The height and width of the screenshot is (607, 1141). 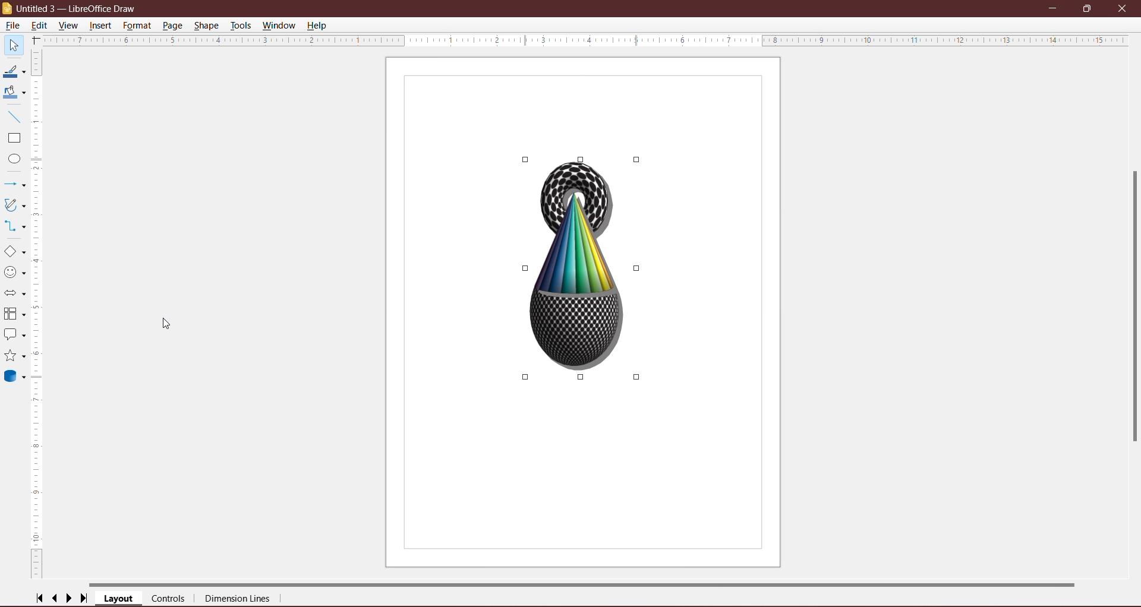 What do you see at coordinates (15, 314) in the screenshot?
I see `Flowchart` at bounding box center [15, 314].